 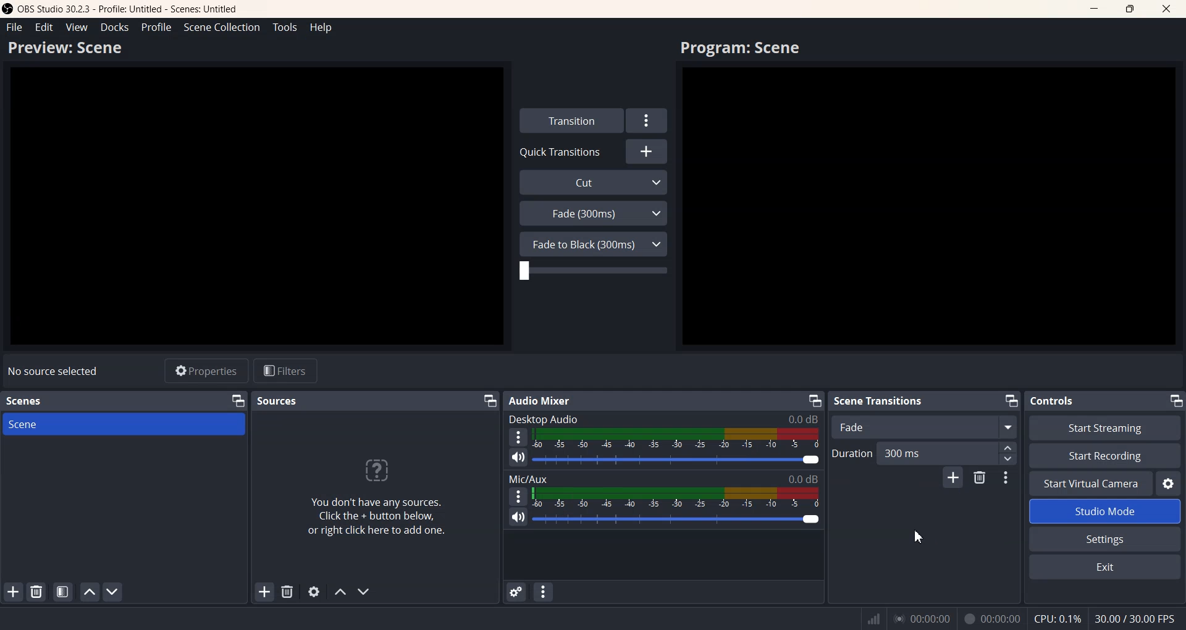 I want to click on  OBS 30.2.3 - Profile: Untitled - Scenes: Untitled, so click(x=123, y=7).